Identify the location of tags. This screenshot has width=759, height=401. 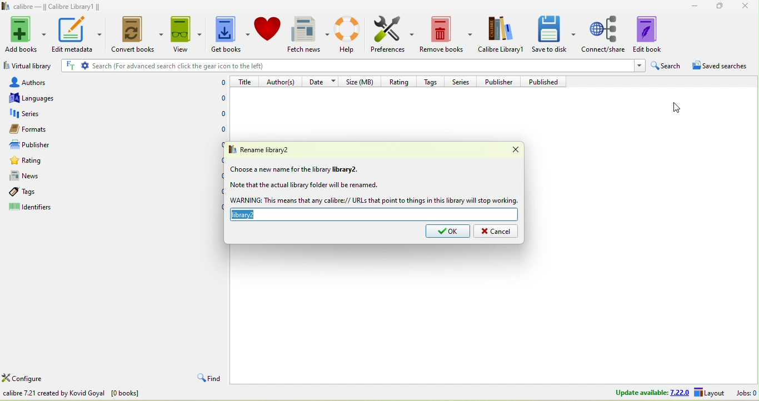
(38, 192).